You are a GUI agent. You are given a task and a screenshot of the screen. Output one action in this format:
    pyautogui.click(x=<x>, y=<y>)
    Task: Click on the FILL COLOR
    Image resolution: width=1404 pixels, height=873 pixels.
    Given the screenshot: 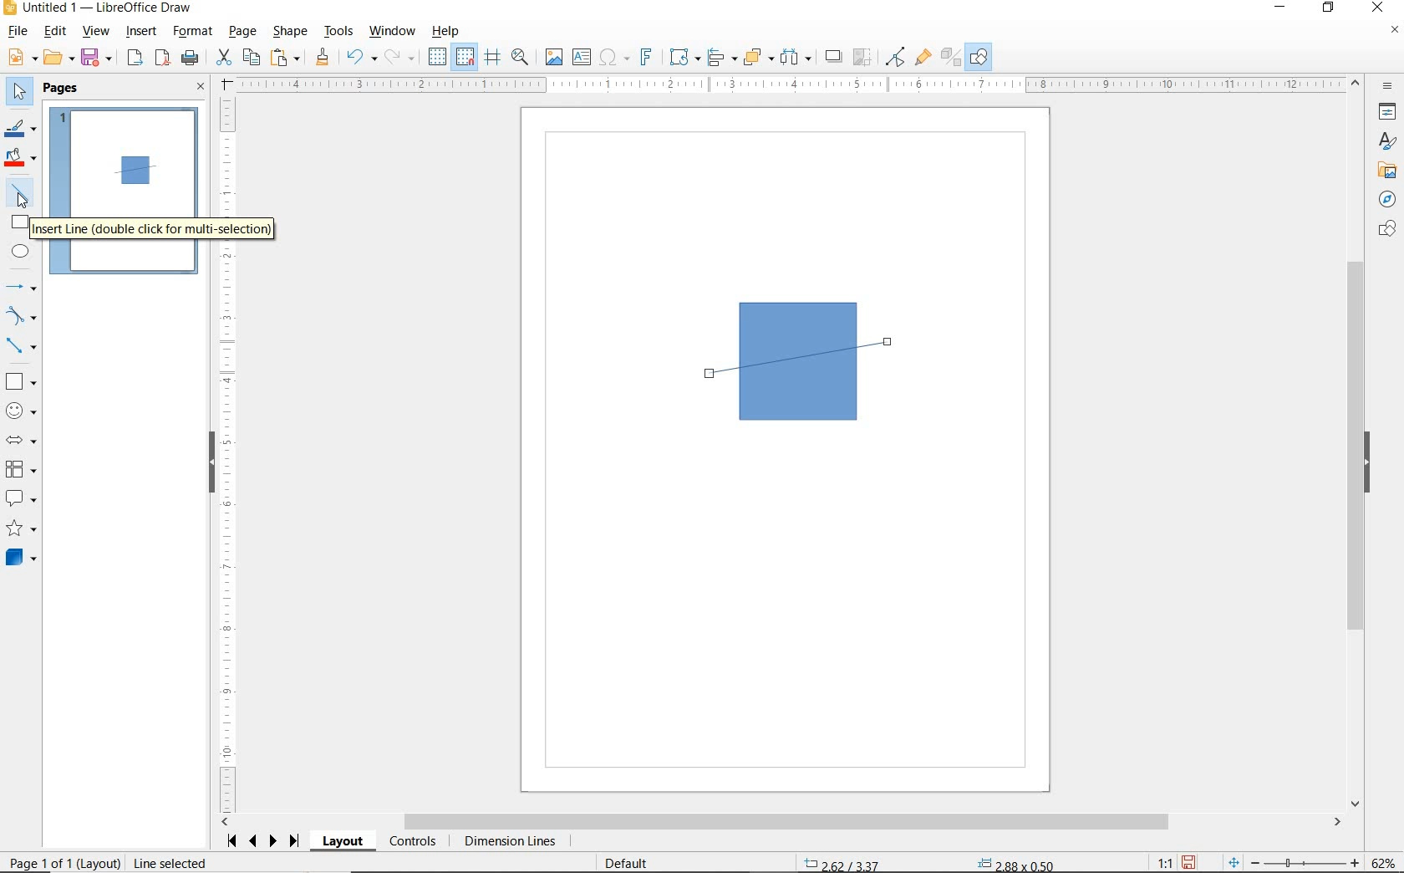 What is the action you would take?
    pyautogui.click(x=22, y=160)
    